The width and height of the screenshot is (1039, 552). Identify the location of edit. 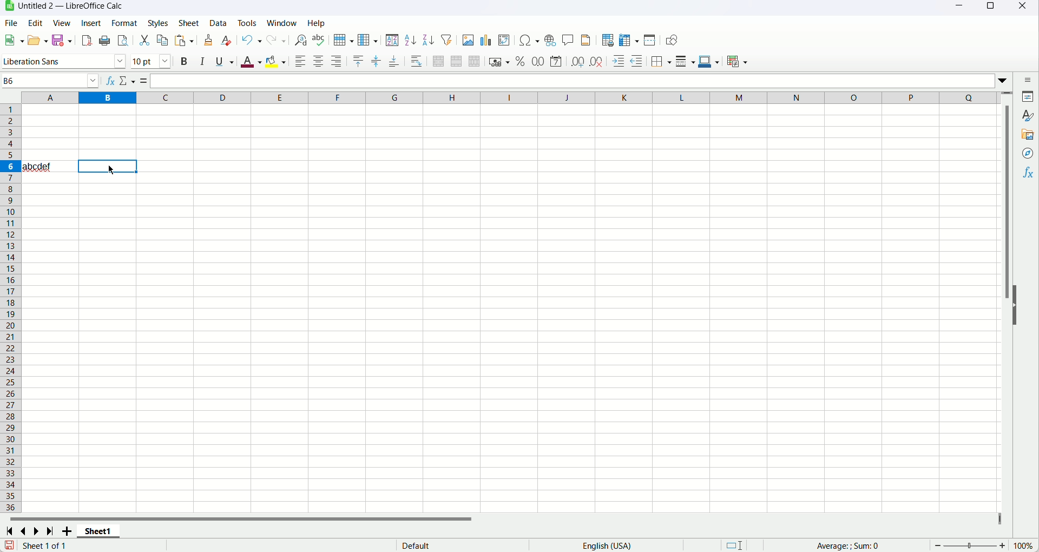
(35, 23).